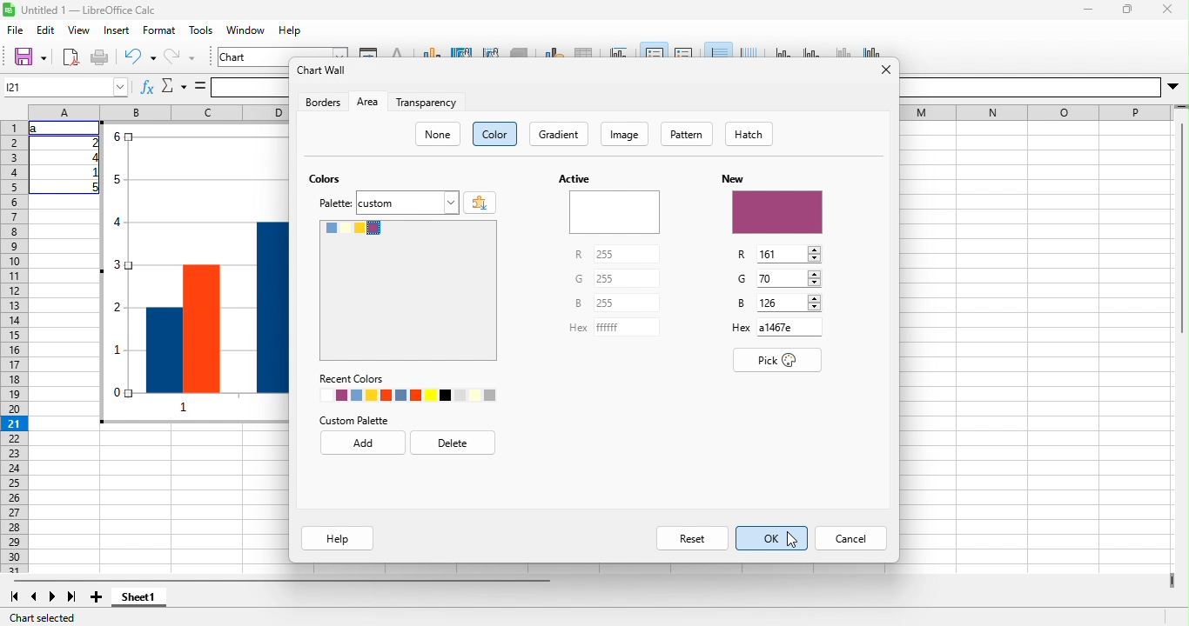  Describe the element at coordinates (684, 50) in the screenshot. I see `legend` at that location.